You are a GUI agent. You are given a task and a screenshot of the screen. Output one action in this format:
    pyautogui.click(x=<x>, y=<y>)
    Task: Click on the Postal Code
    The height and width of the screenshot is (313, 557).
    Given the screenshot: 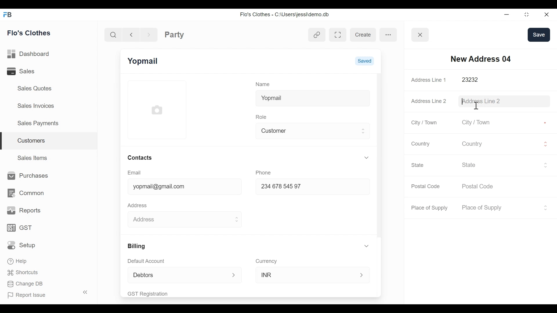 What is the action you would take?
    pyautogui.click(x=481, y=187)
    